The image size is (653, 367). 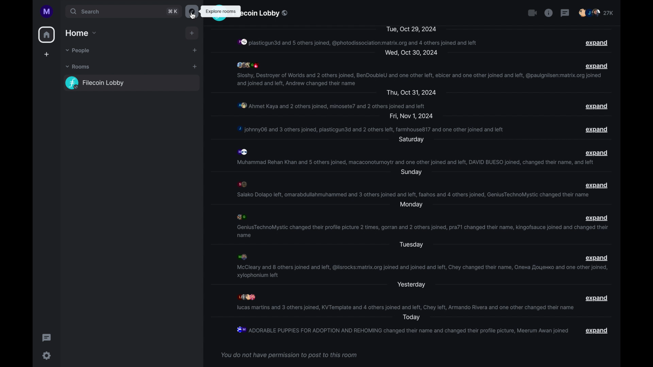 I want to click on home, so click(x=47, y=35).